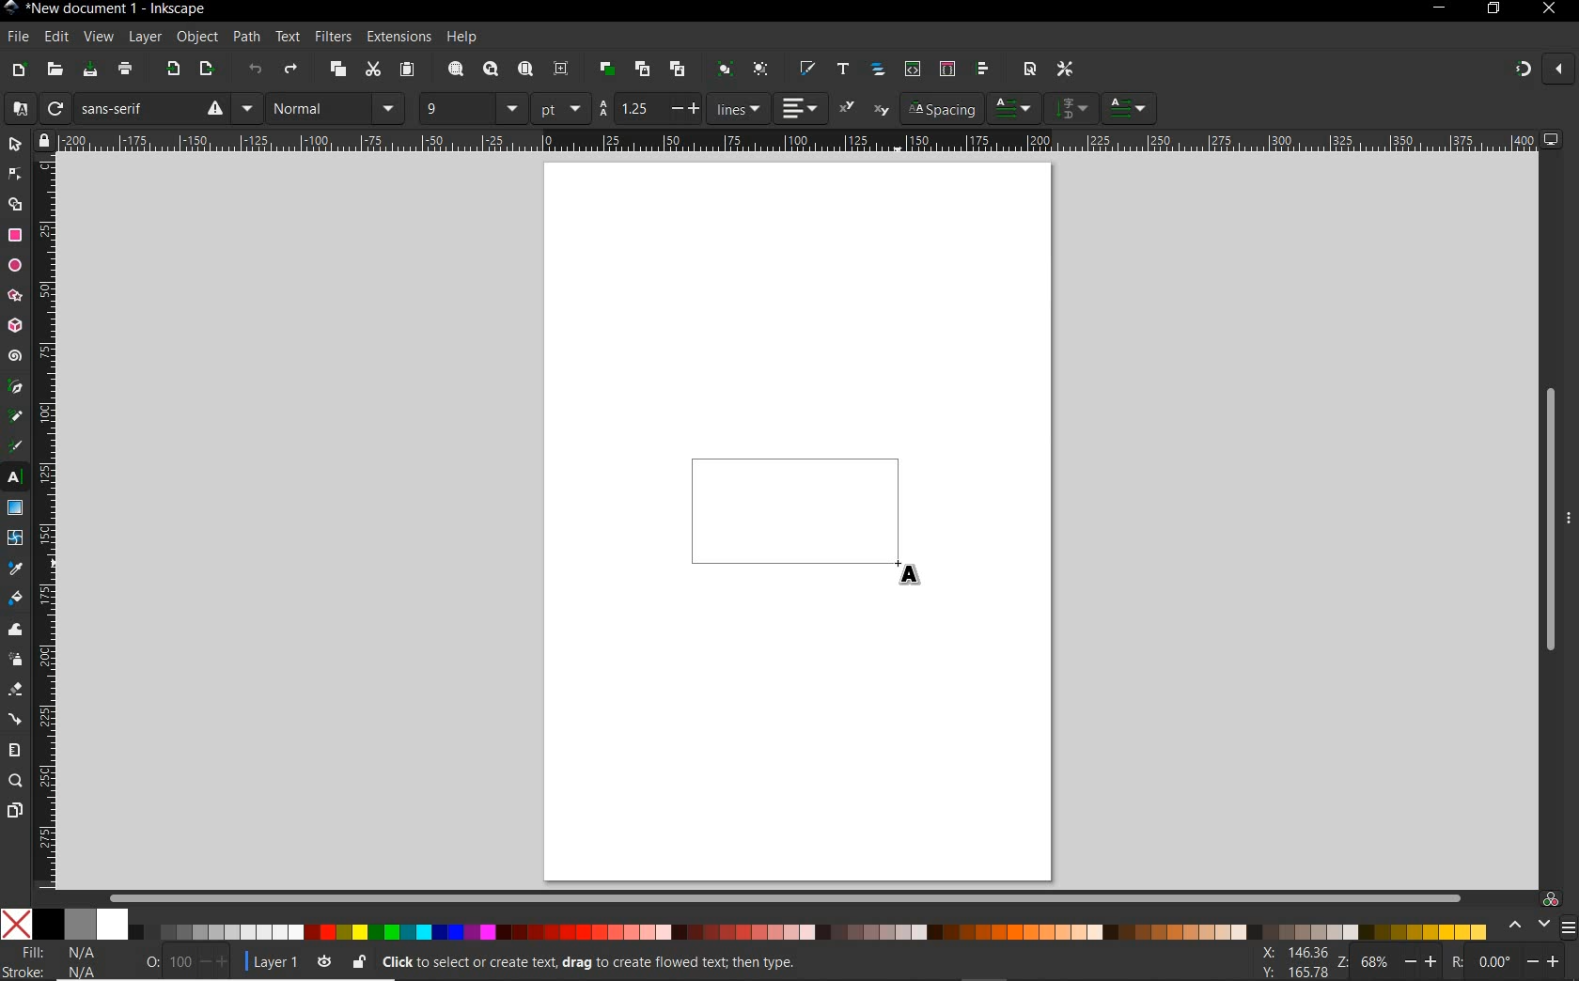 The width and height of the screenshot is (1579, 981). What do you see at coordinates (1454, 960) in the screenshot?
I see `rotation` at bounding box center [1454, 960].